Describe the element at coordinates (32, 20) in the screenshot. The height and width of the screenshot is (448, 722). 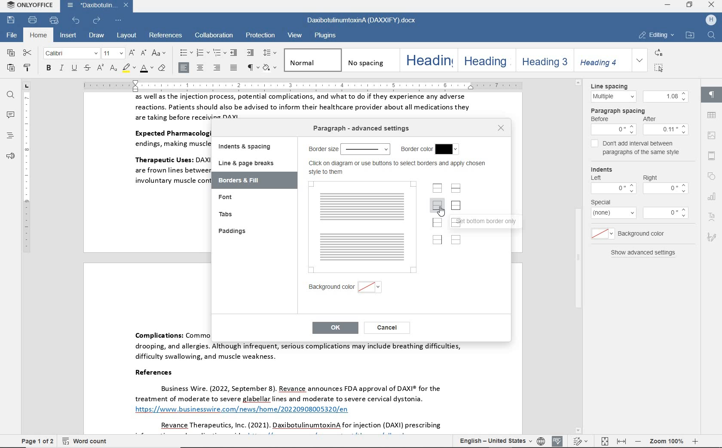
I see `print` at that location.